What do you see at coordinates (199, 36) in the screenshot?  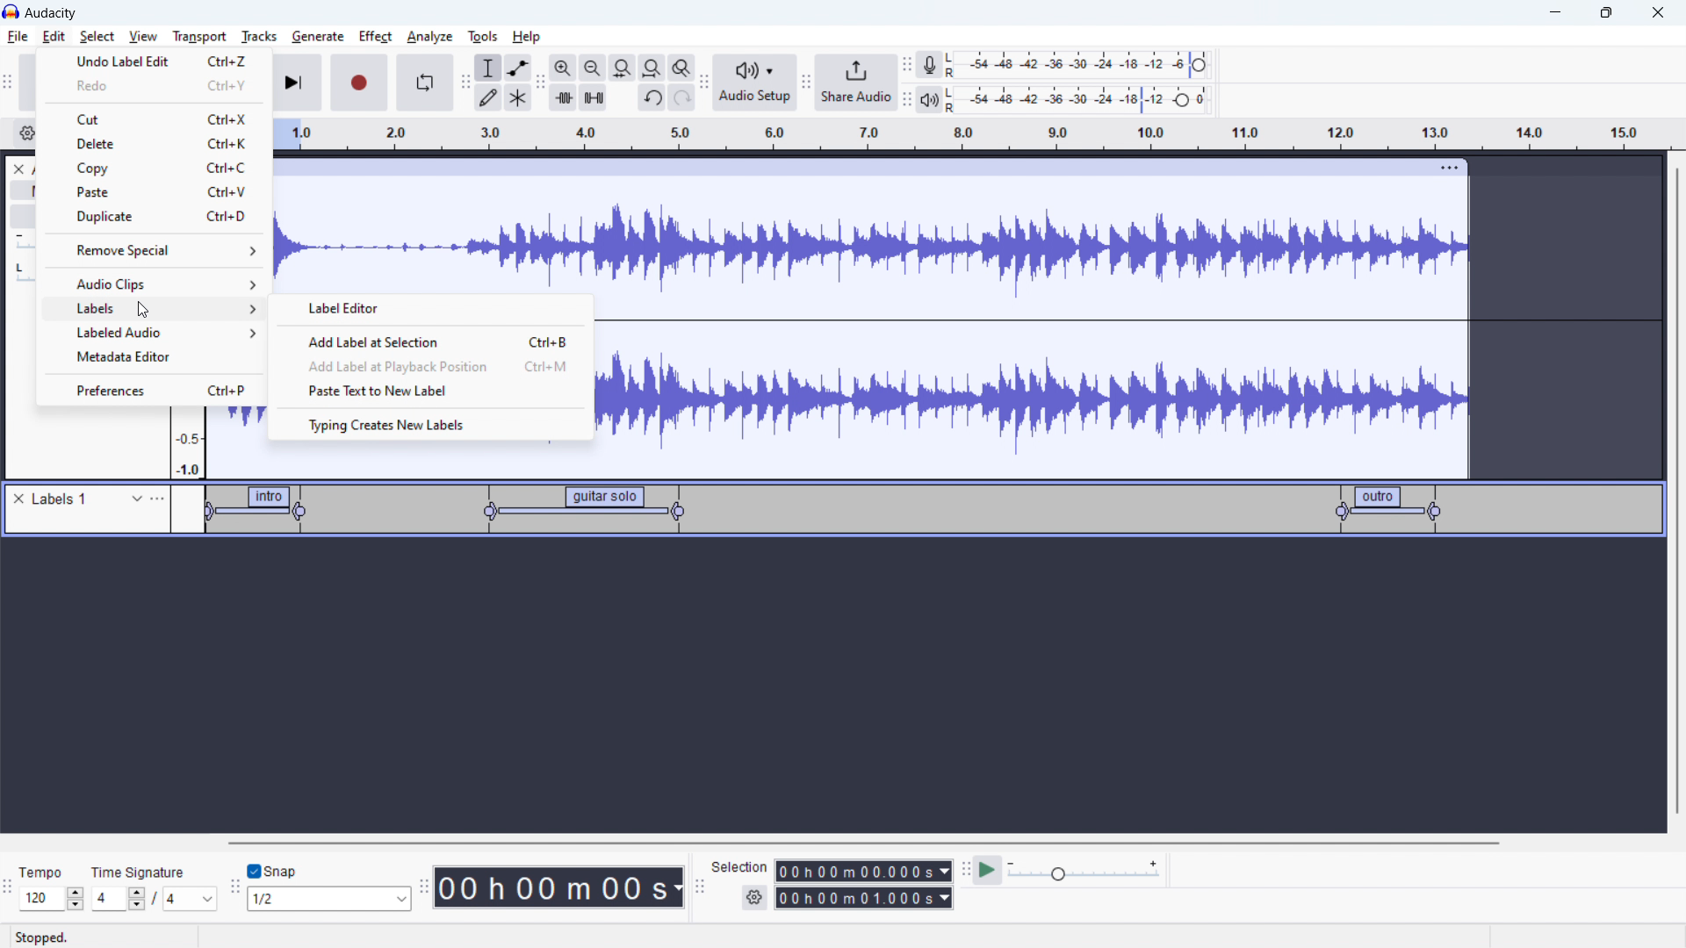 I see `transport` at bounding box center [199, 36].